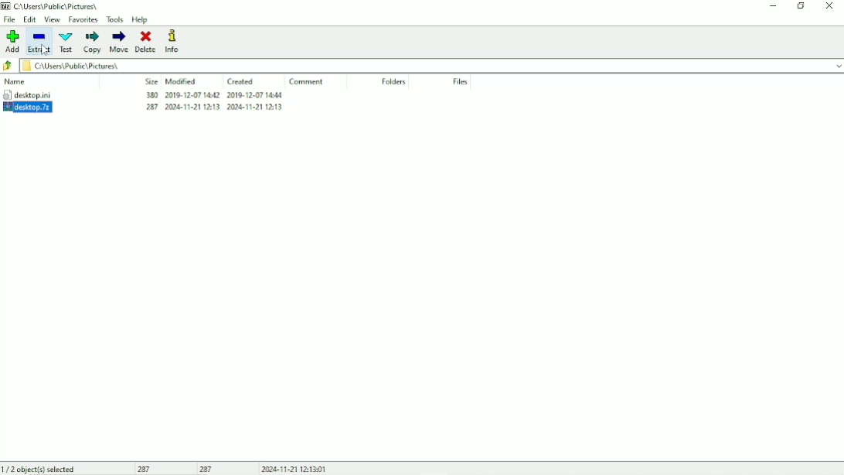  Describe the element at coordinates (174, 41) in the screenshot. I see `Info` at that location.